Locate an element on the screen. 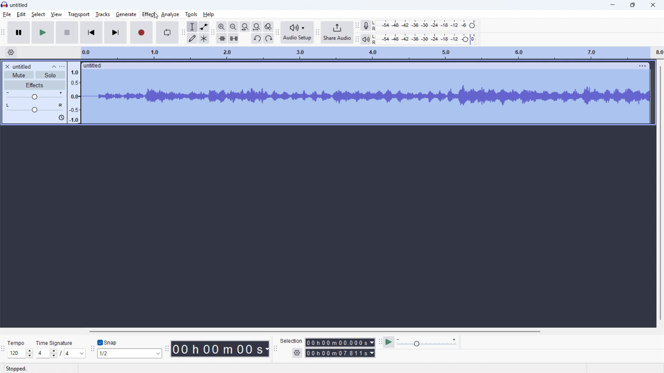  Snipping toolbar  is located at coordinates (92, 350).